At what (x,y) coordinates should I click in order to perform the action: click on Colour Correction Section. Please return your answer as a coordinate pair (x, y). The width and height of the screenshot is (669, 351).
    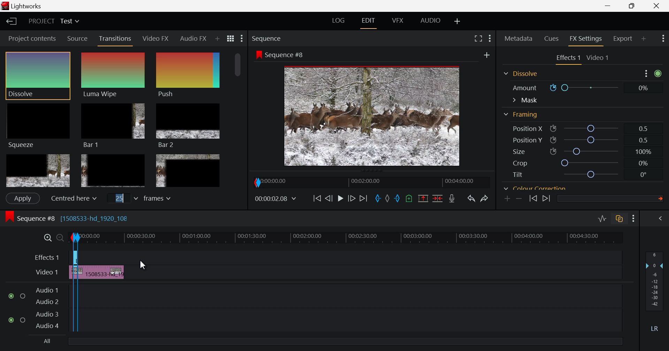
    Looking at the image, I should click on (535, 149).